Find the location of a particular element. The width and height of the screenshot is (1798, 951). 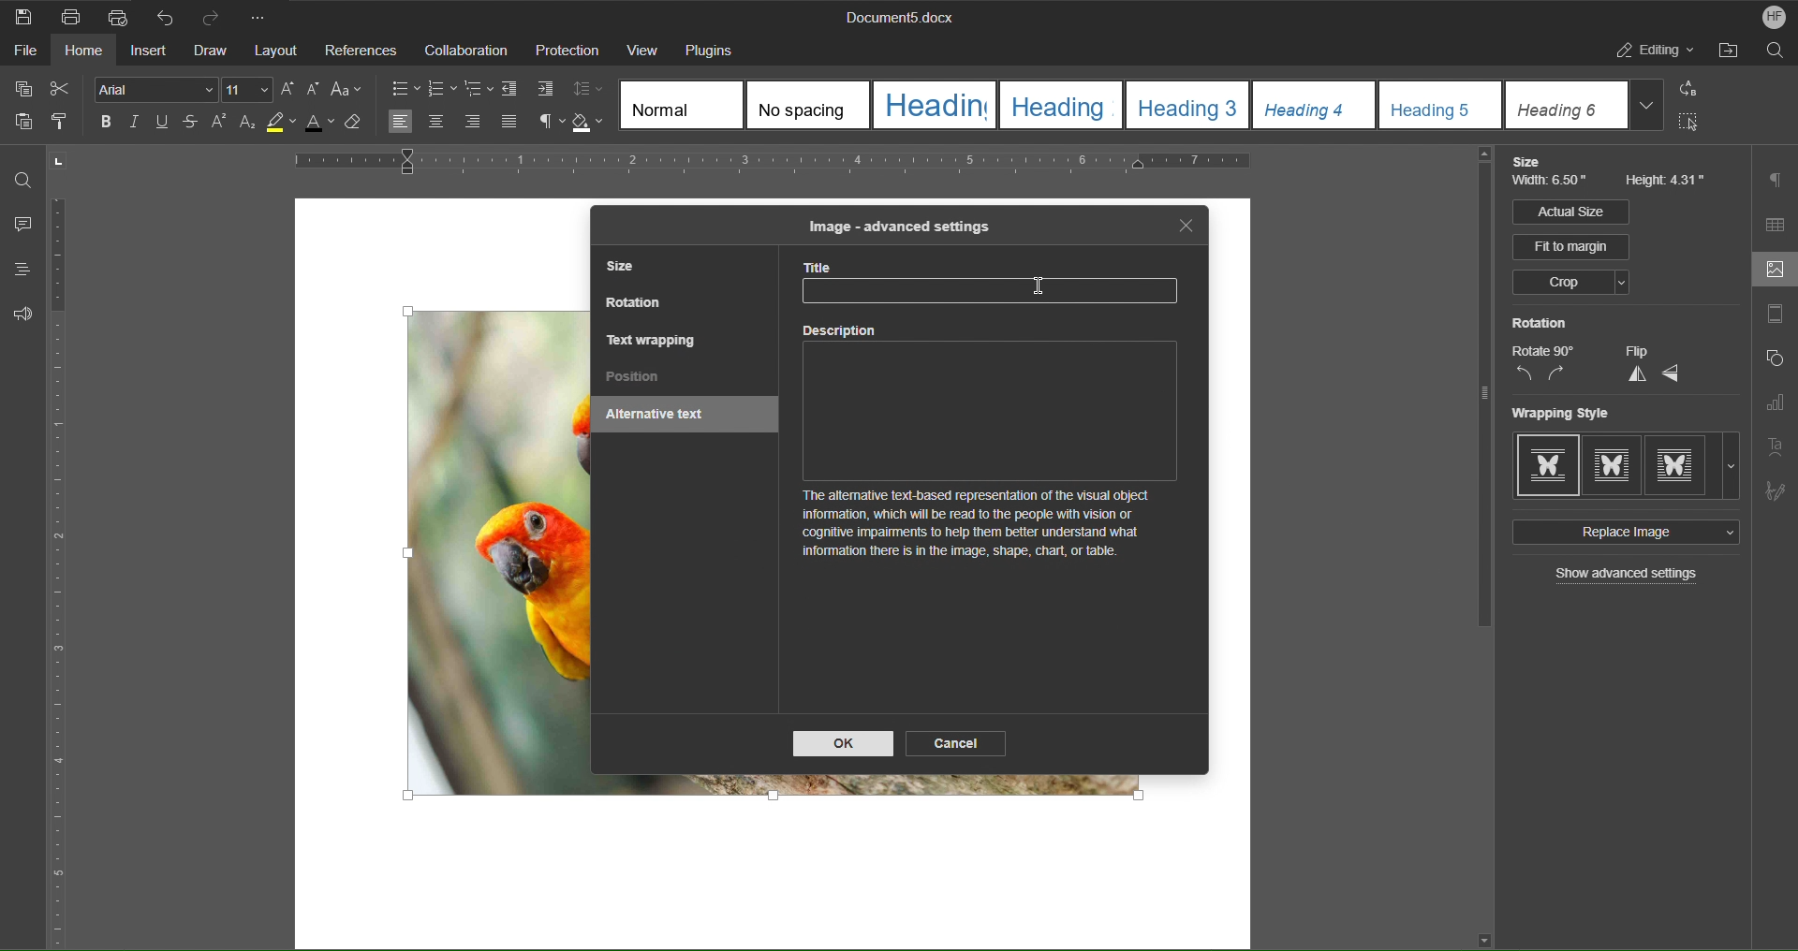

Rotation is located at coordinates (1540, 323).